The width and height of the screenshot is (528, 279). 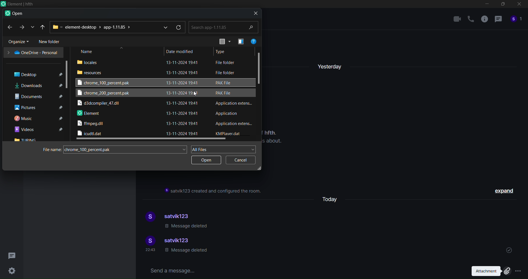 I want to click on satvik123, so click(x=178, y=241).